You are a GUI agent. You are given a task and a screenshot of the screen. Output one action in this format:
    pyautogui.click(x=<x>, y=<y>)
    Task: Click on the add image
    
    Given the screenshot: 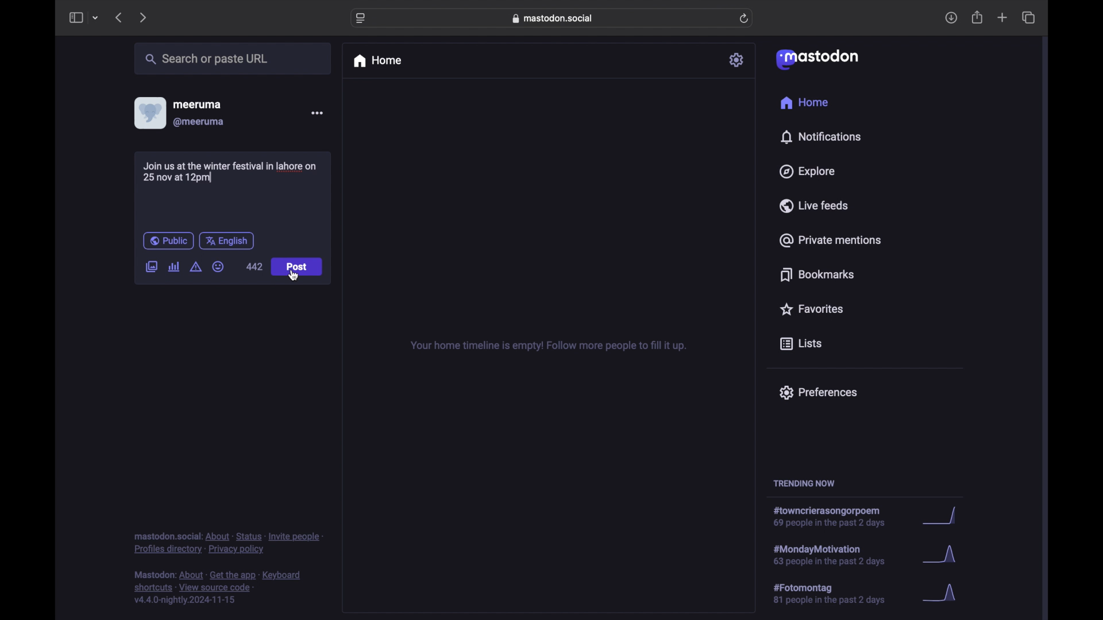 What is the action you would take?
    pyautogui.click(x=151, y=268)
    